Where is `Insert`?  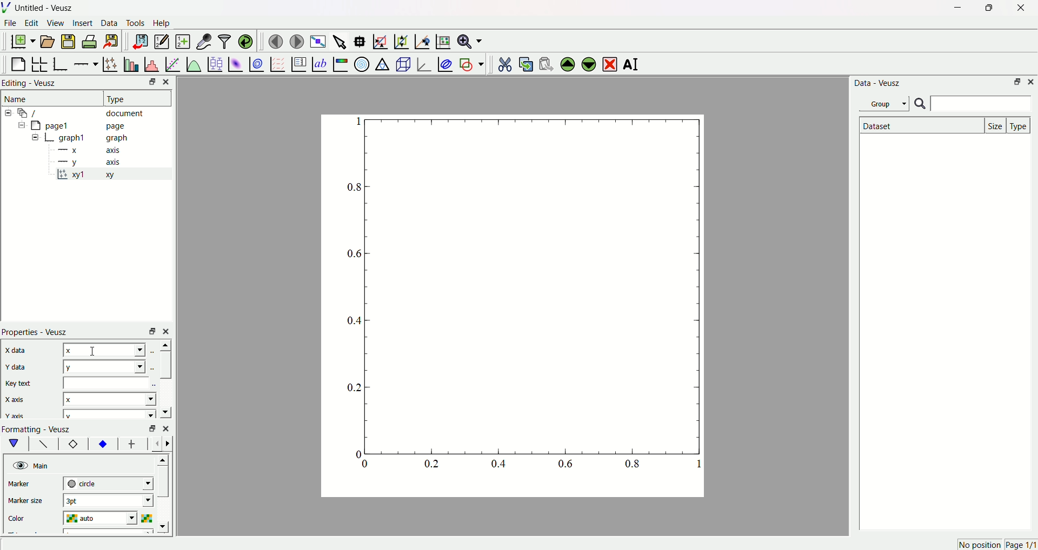
Insert is located at coordinates (83, 24).